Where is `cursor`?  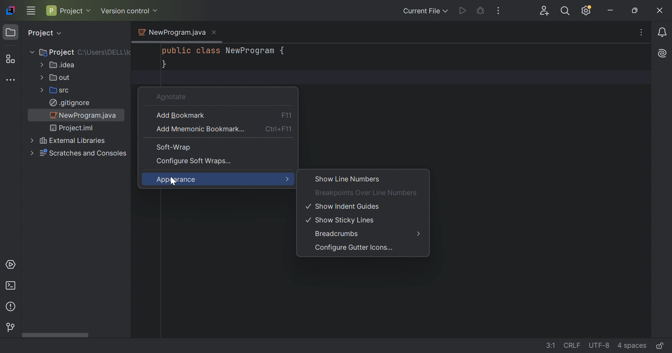 cursor is located at coordinates (174, 184).